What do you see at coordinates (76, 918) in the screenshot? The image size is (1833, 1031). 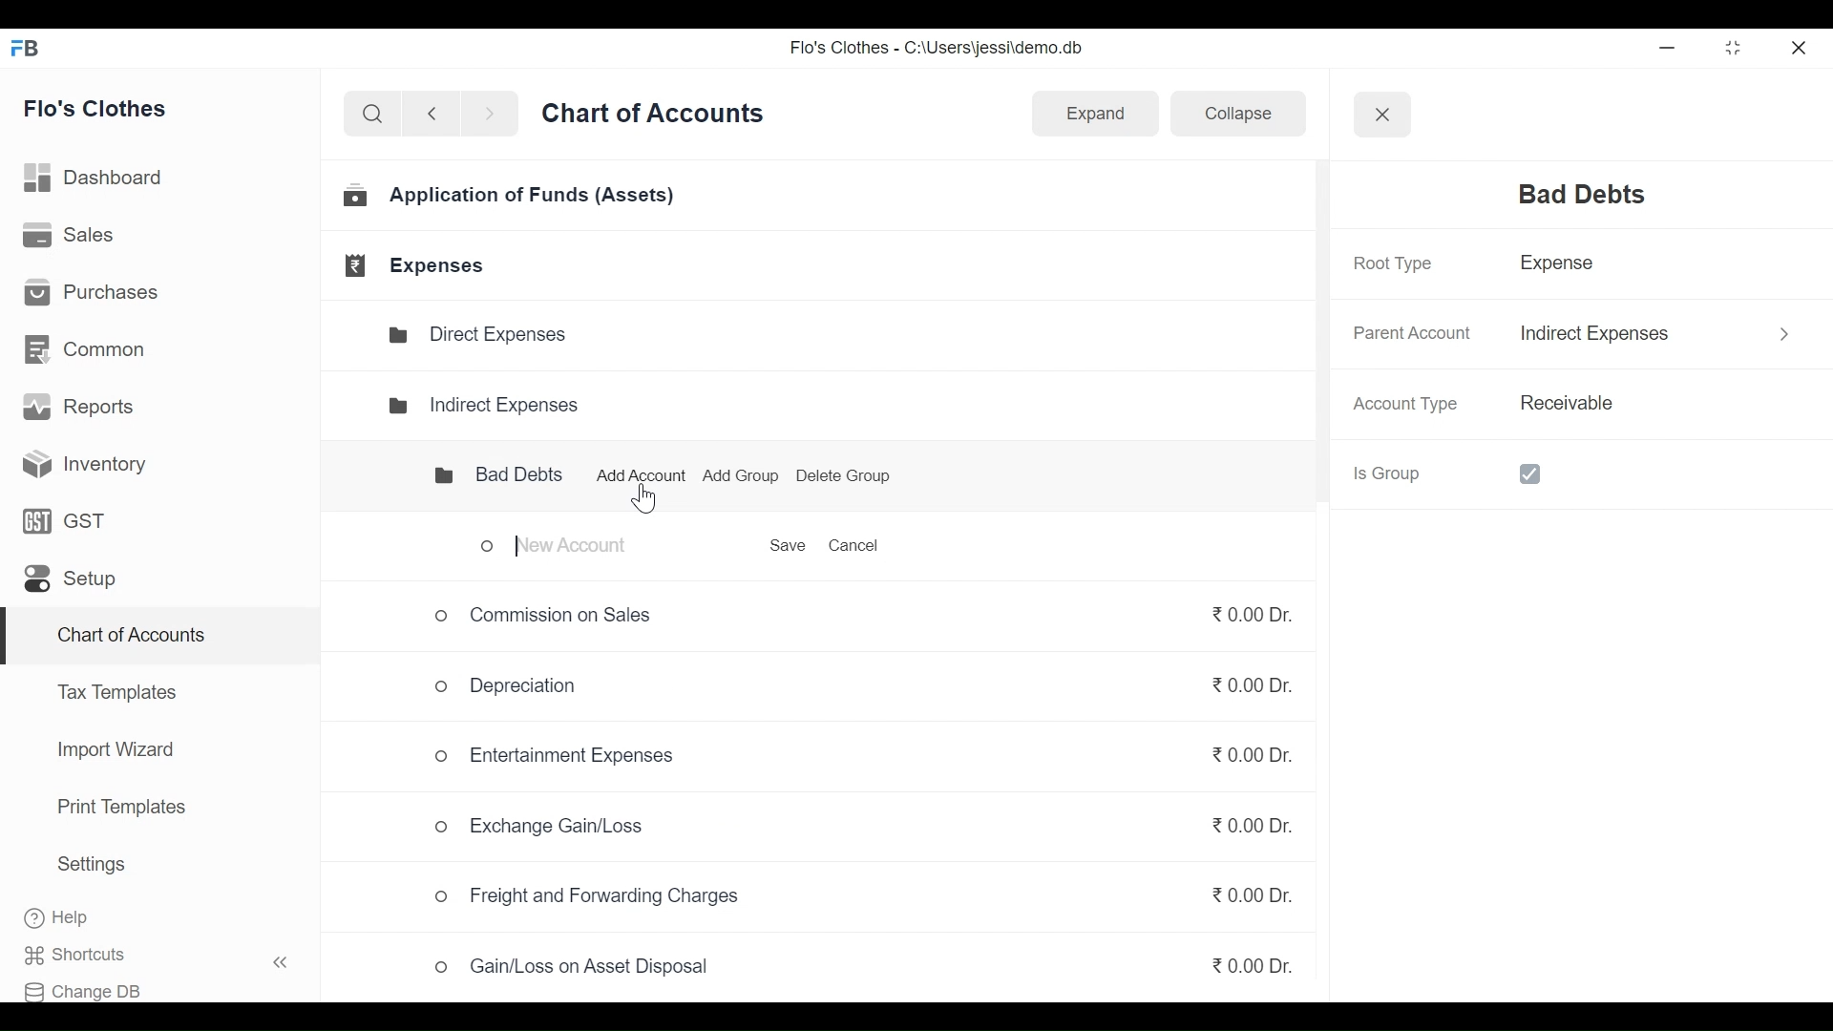 I see `Help` at bounding box center [76, 918].